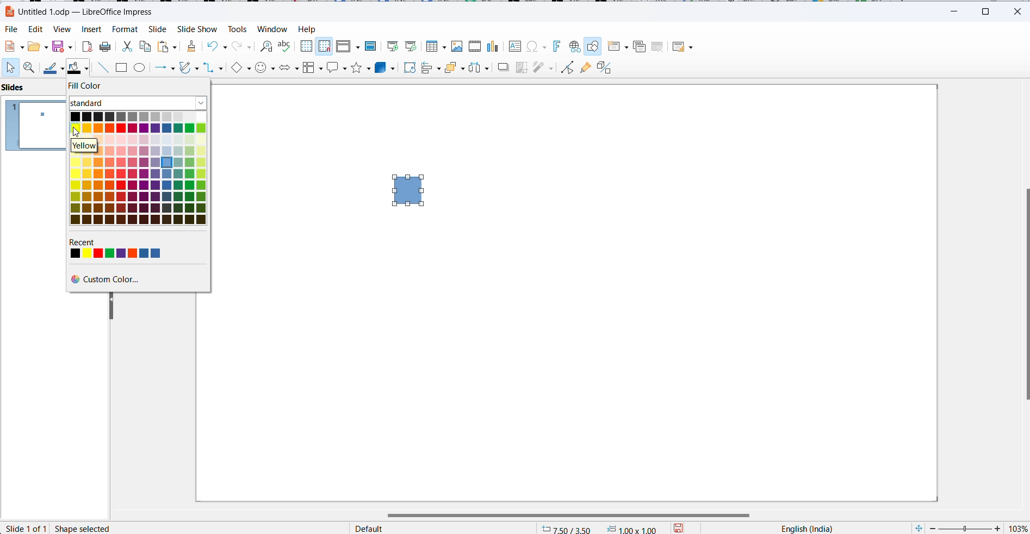 The image size is (1030, 534). What do you see at coordinates (285, 46) in the screenshot?
I see `spellings` at bounding box center [285, 46].